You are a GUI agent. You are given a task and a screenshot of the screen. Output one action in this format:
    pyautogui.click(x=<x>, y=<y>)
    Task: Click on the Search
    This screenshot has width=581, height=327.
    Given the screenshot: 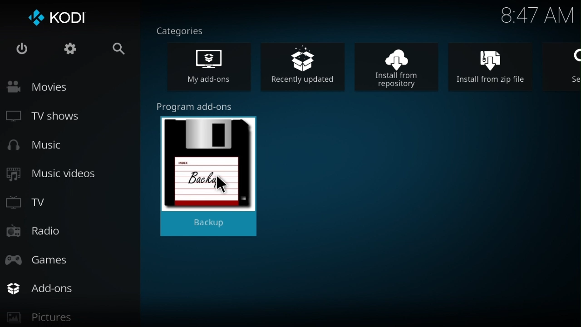 What is the action you would take?
    pyautogui.click(x=112, y=50)
    